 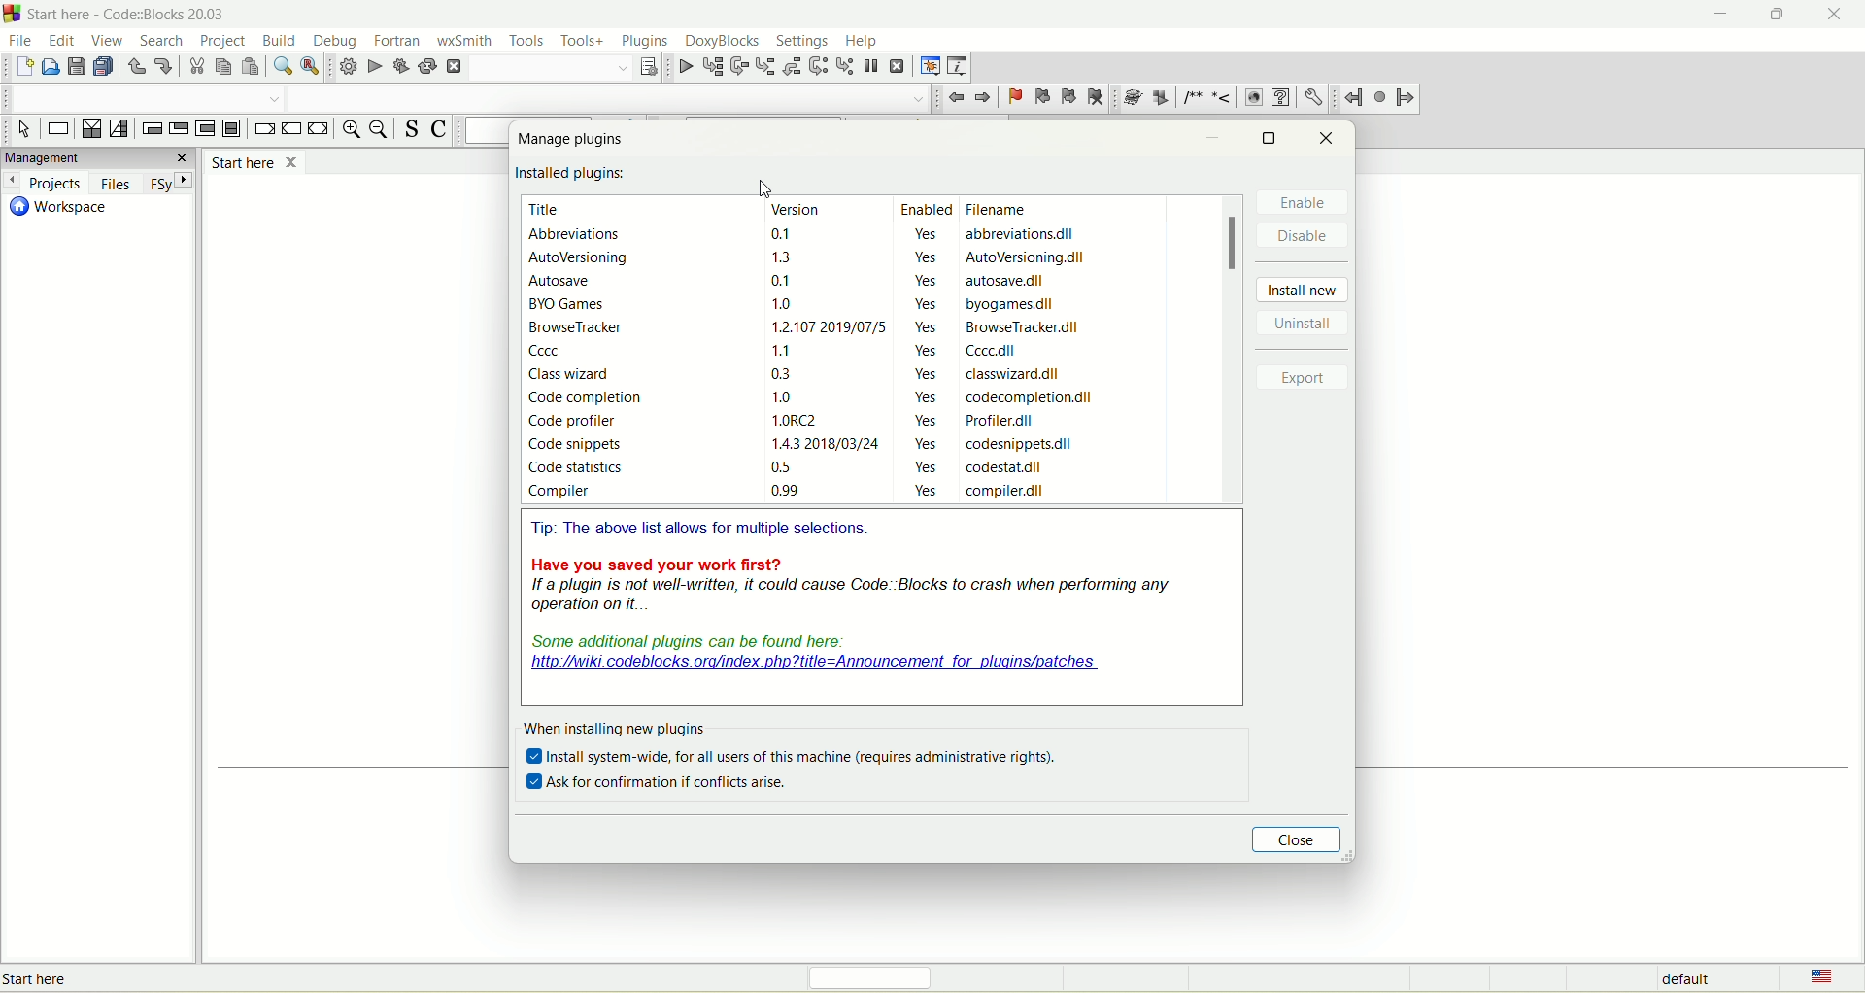 What do you see at coordinates (1307, 204) in the screenshot?
I see `enable` at bounding box center [1307, 204].